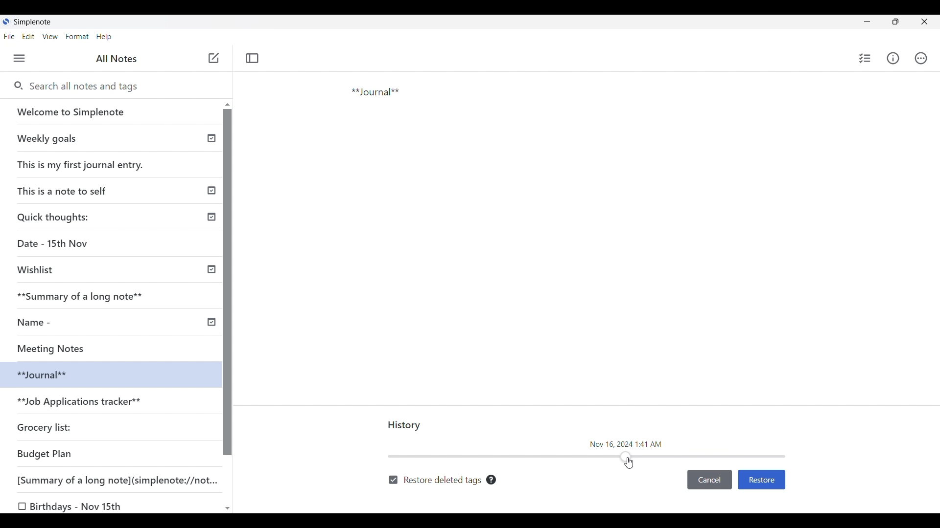 This screenshot has width=940, height=528. I want to click on Name -, so click(37, 322).